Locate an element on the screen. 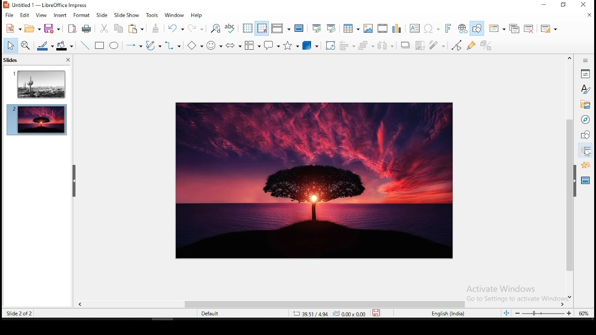 This screenshot has height=335, width=596. rectangle is located at coordinates (101, 46).